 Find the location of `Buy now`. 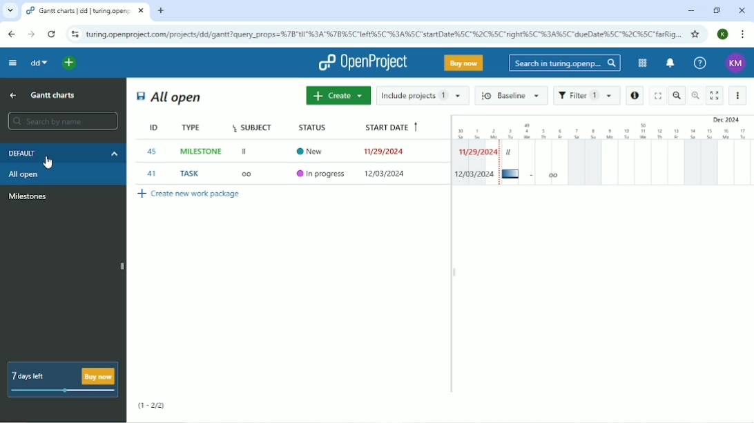

Buy now is located at coordinates (463, 63).